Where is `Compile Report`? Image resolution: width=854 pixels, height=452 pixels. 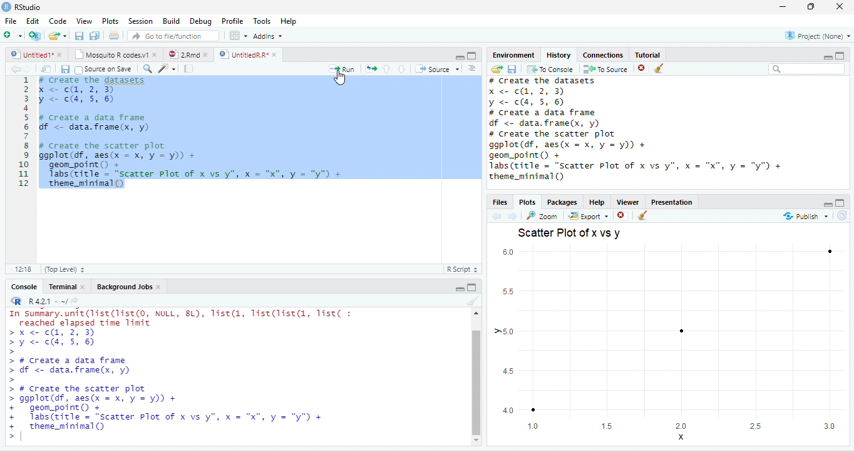
Compile Report is located at coordinates (188, 69).